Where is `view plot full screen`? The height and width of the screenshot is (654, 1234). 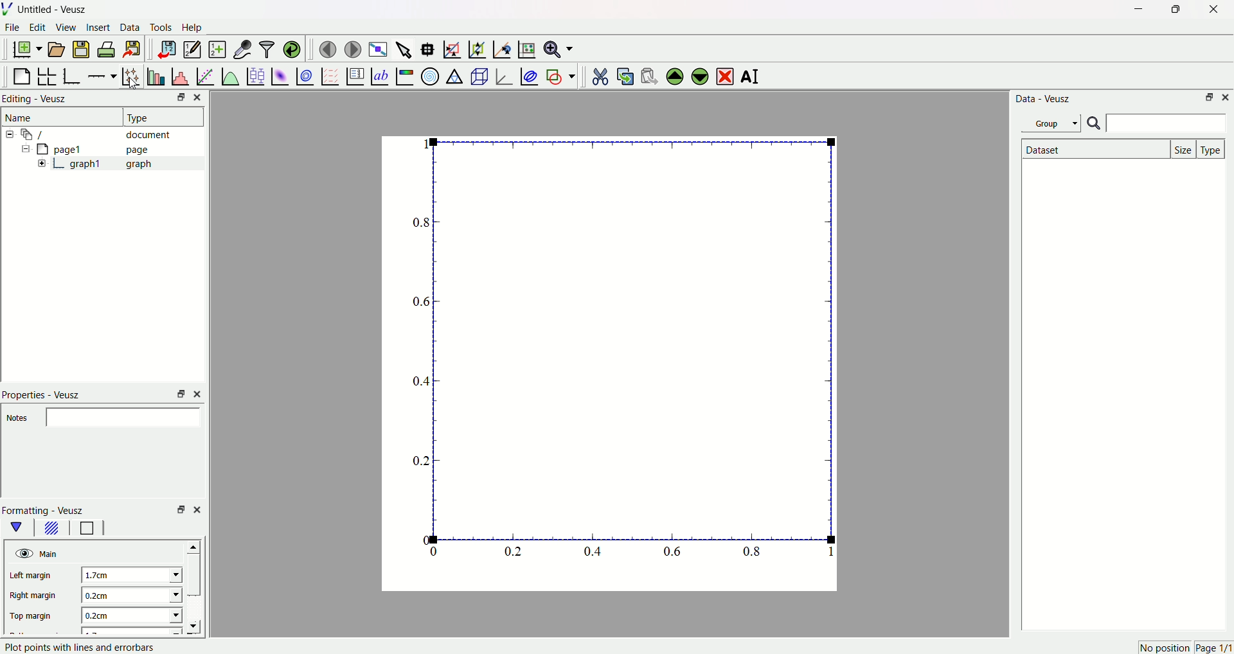
view plot full screen is located at coordinates (379, 48).